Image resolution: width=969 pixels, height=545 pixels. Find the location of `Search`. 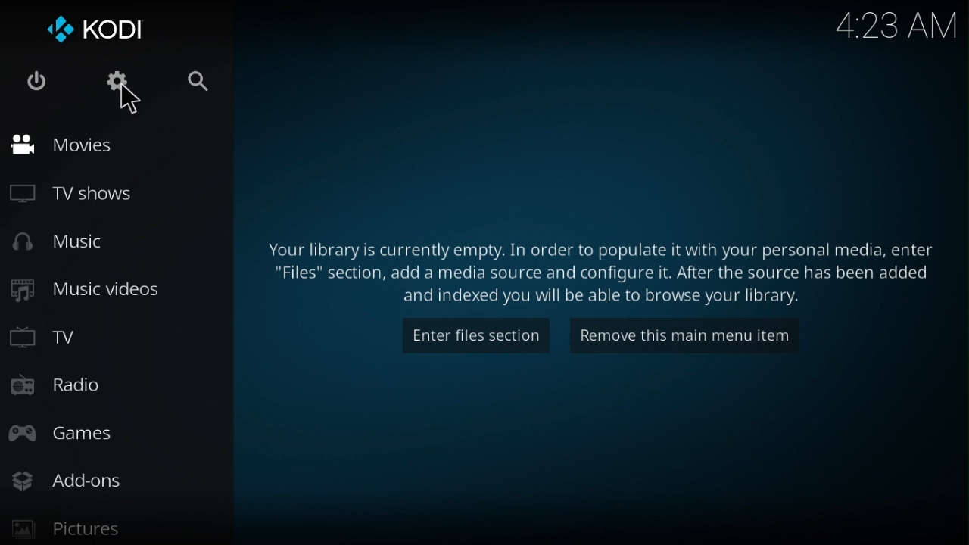

Search is located at coordinates (202, 81).